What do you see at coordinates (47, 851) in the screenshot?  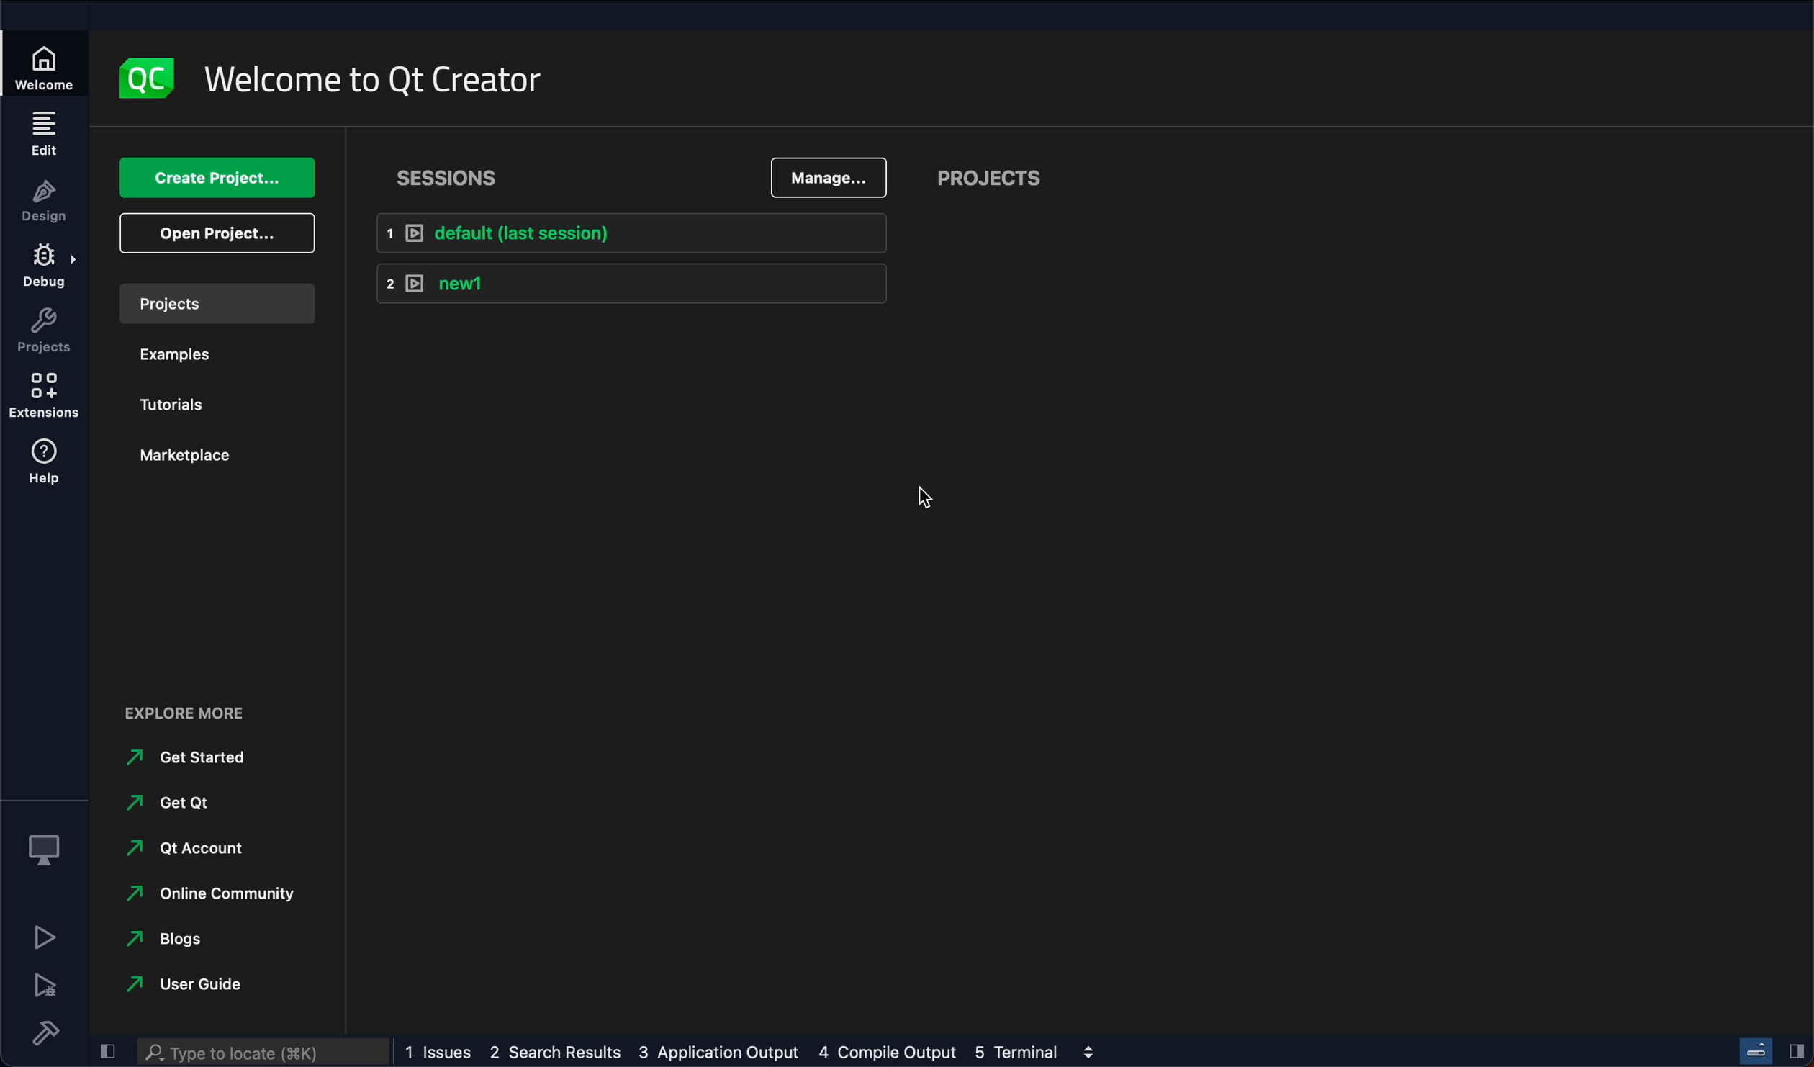 I see `kit selector` at bounding box center [47, 851].